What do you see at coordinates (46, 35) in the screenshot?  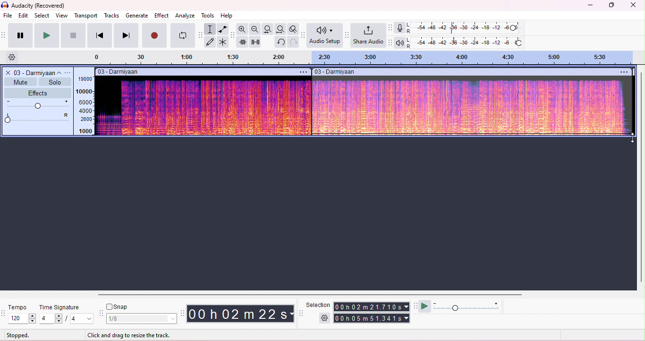 I see `play` at bounding box center [46, 35].